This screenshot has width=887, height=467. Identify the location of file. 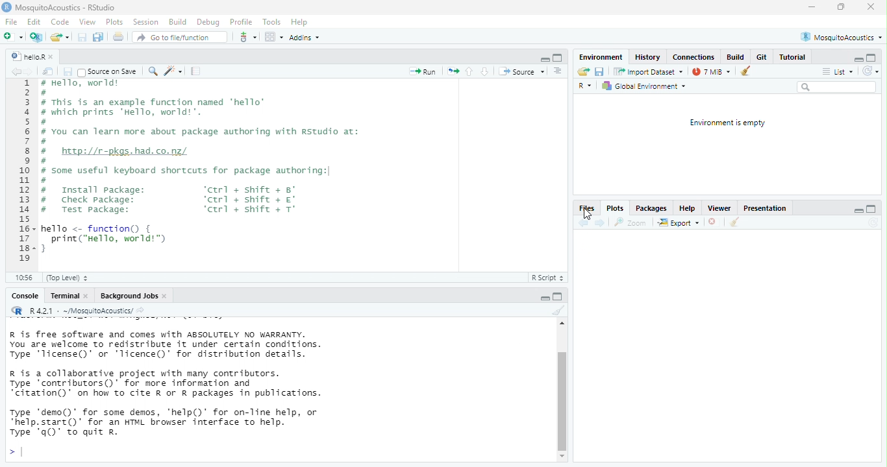
(10, 22).